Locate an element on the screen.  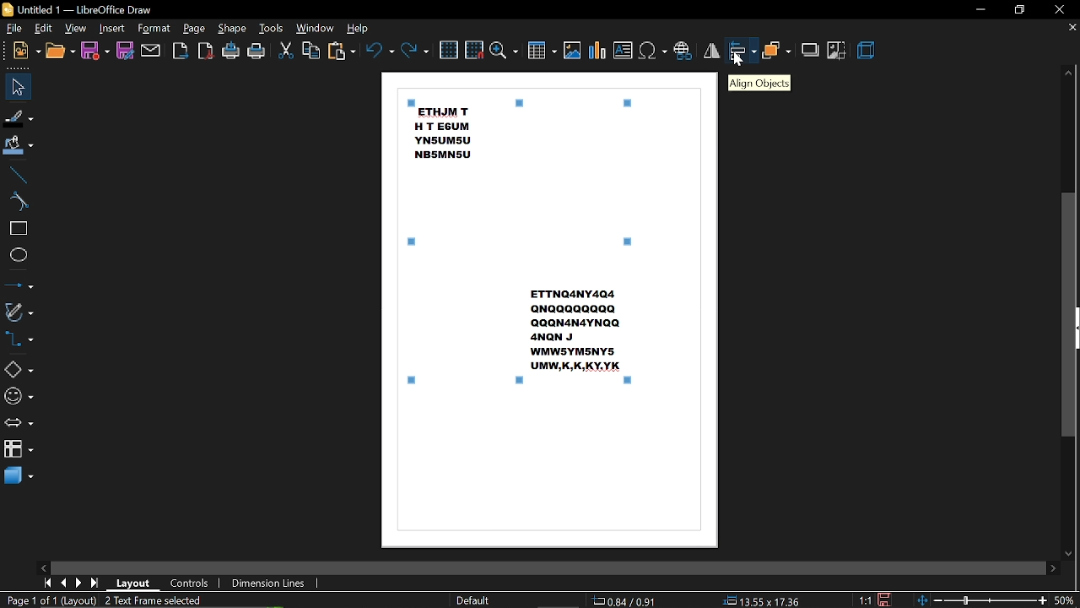
insert table is located at coordinates (543, 52).